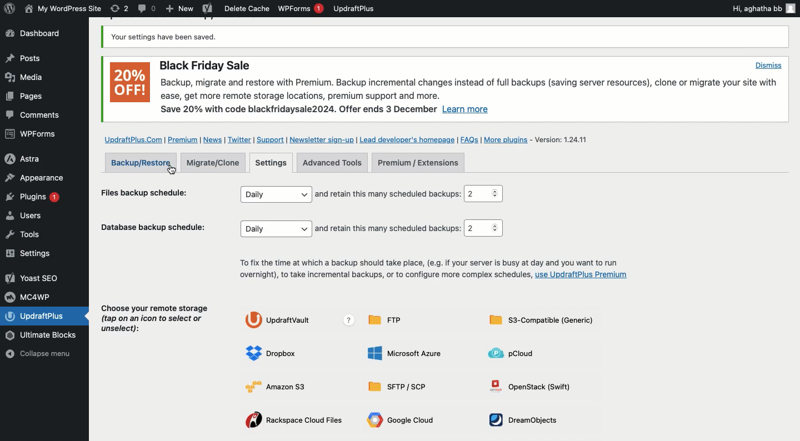  I want to click on Advanced tools, so click(332, 162).